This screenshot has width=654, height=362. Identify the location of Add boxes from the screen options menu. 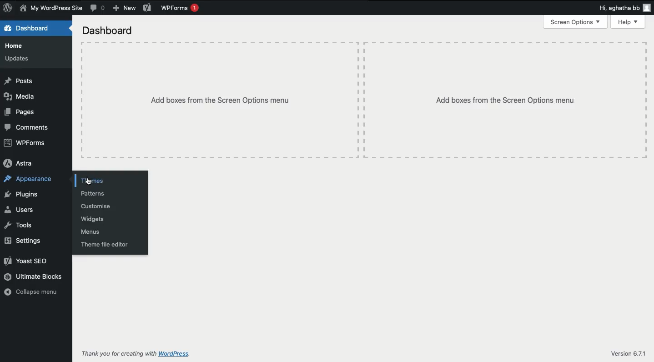
(220, 100).